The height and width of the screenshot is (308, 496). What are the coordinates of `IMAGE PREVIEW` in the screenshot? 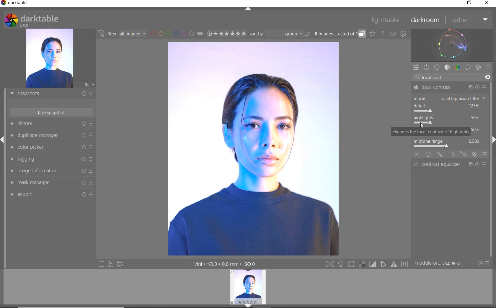 It's located at (49, 58).